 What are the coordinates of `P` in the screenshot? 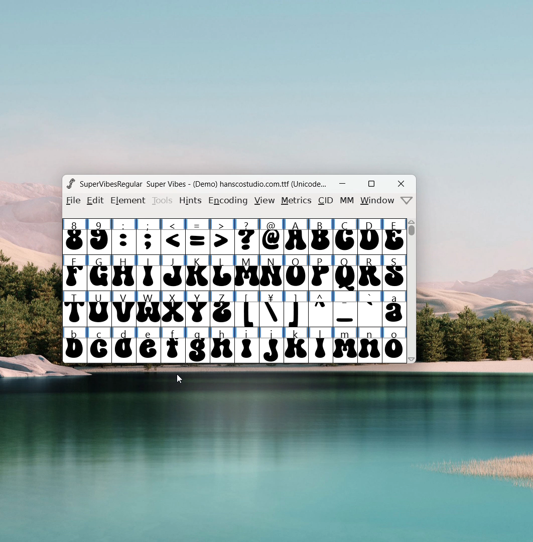 It's located at (320, 272).